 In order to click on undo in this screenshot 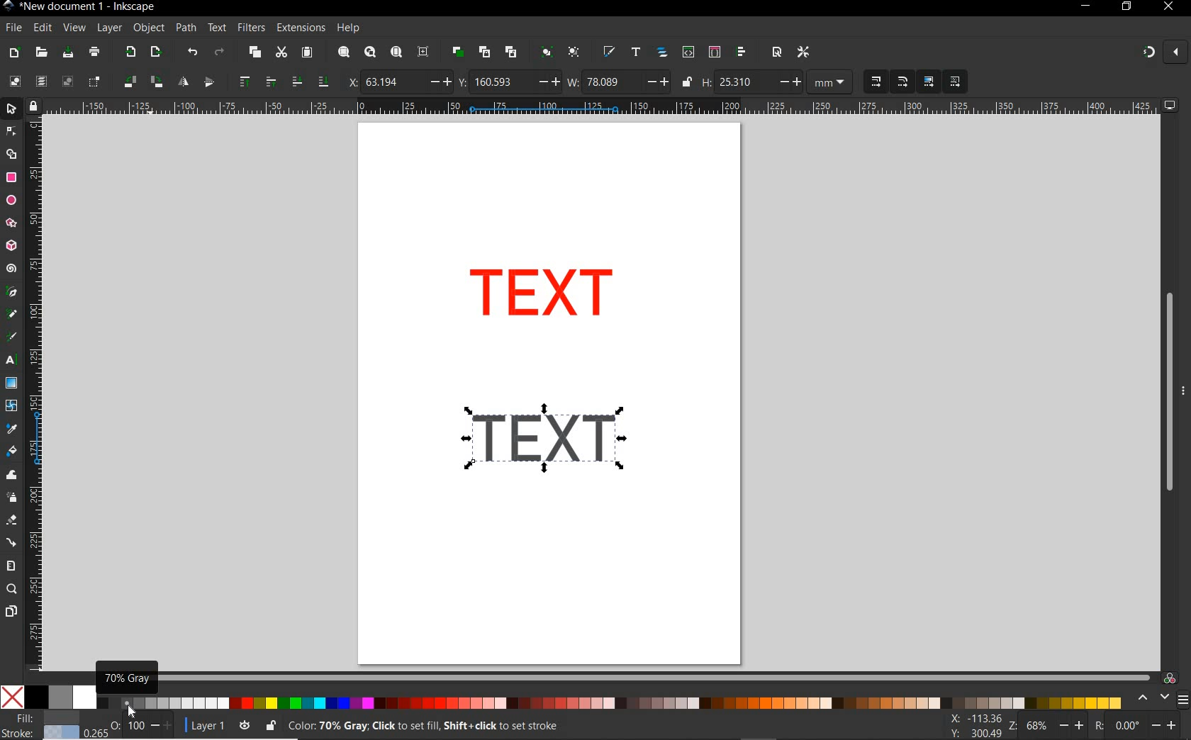, I will do `click(191, 52)`.